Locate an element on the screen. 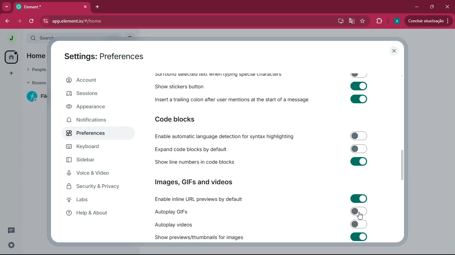  cursor is located at coordinates (360, 216).